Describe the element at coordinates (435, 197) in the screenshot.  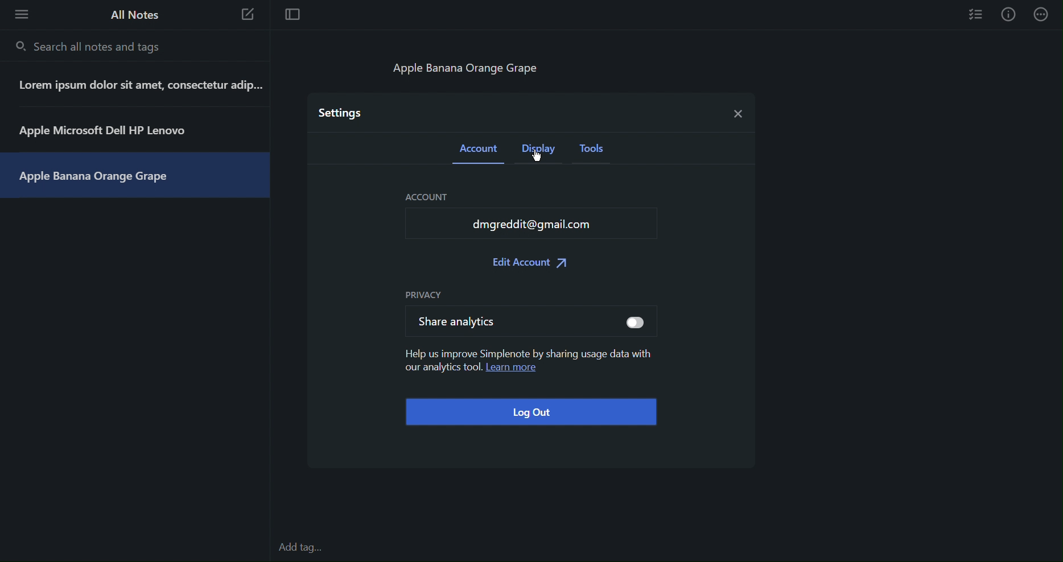
I see `ACCOUNT` at that location.